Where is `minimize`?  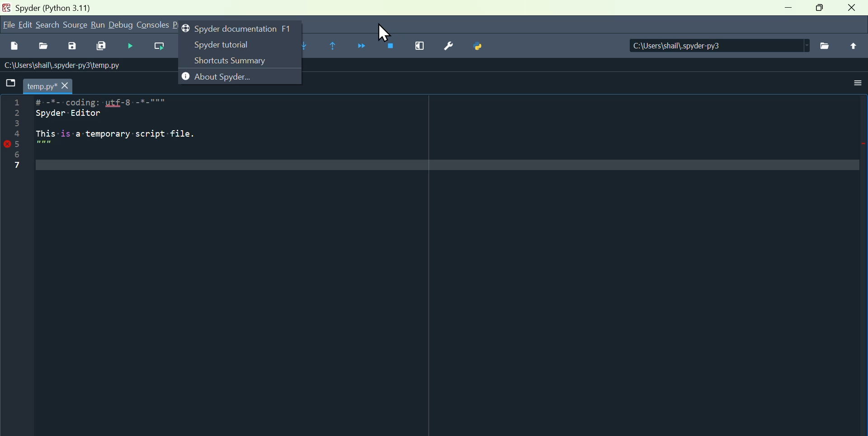 minimize is located at coordinates (787, 8).